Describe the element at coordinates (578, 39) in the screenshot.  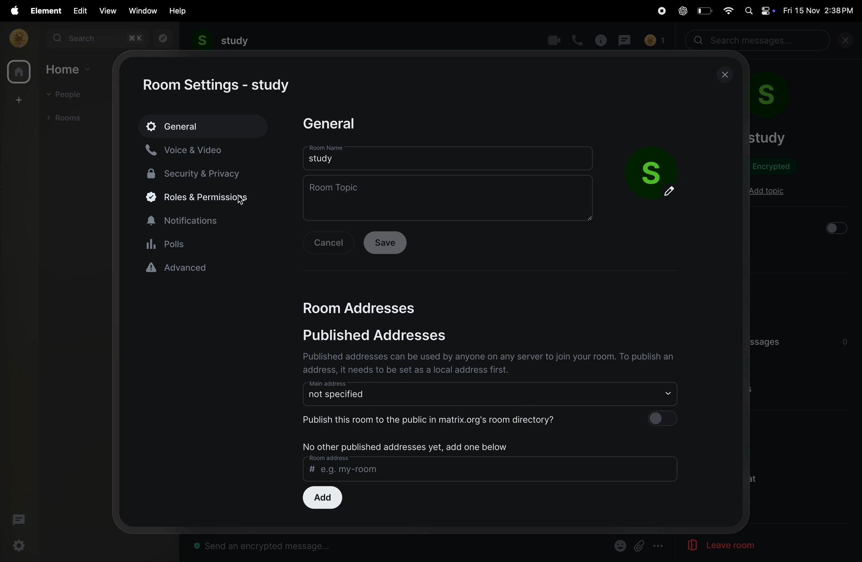
I see `call` at that location.